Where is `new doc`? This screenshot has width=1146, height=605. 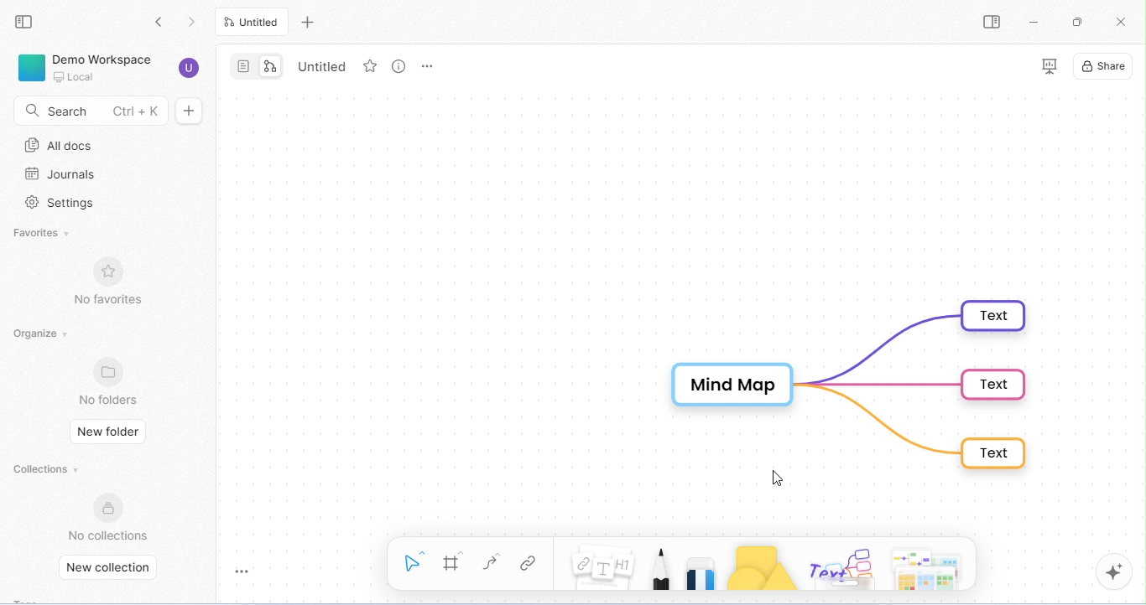
new doc is located at coordinates (196, 111).